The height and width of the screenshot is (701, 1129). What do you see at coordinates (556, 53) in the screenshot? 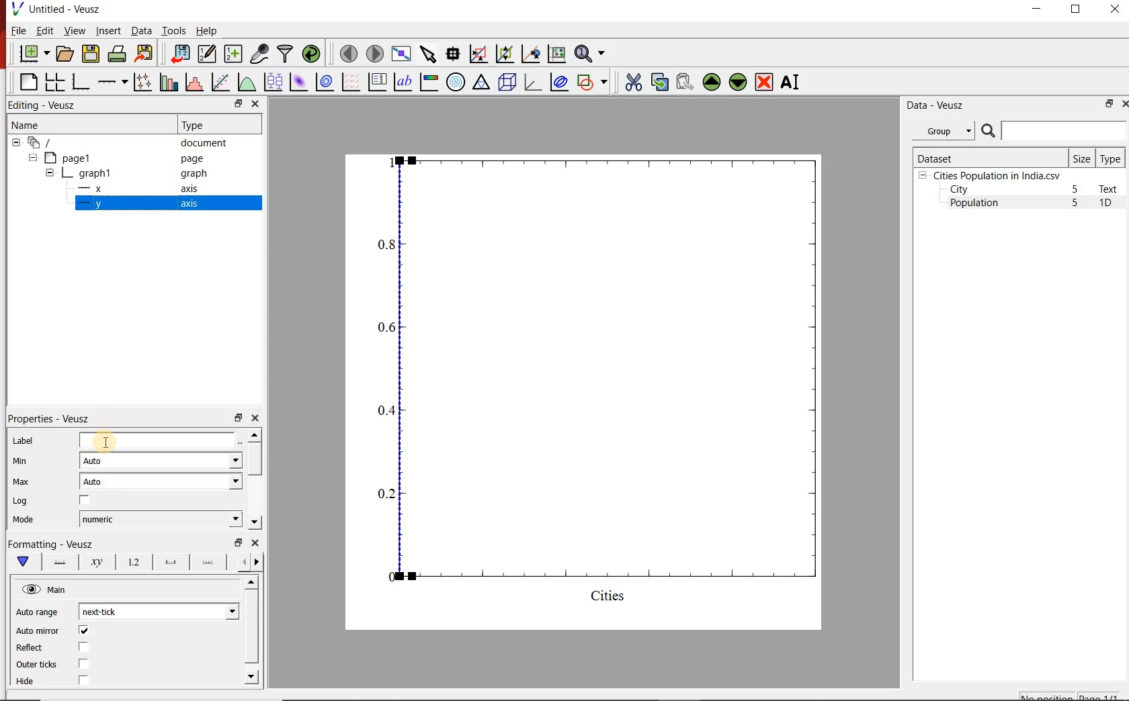
I see `click to reset graph axes` at bounding box center [556, 53].